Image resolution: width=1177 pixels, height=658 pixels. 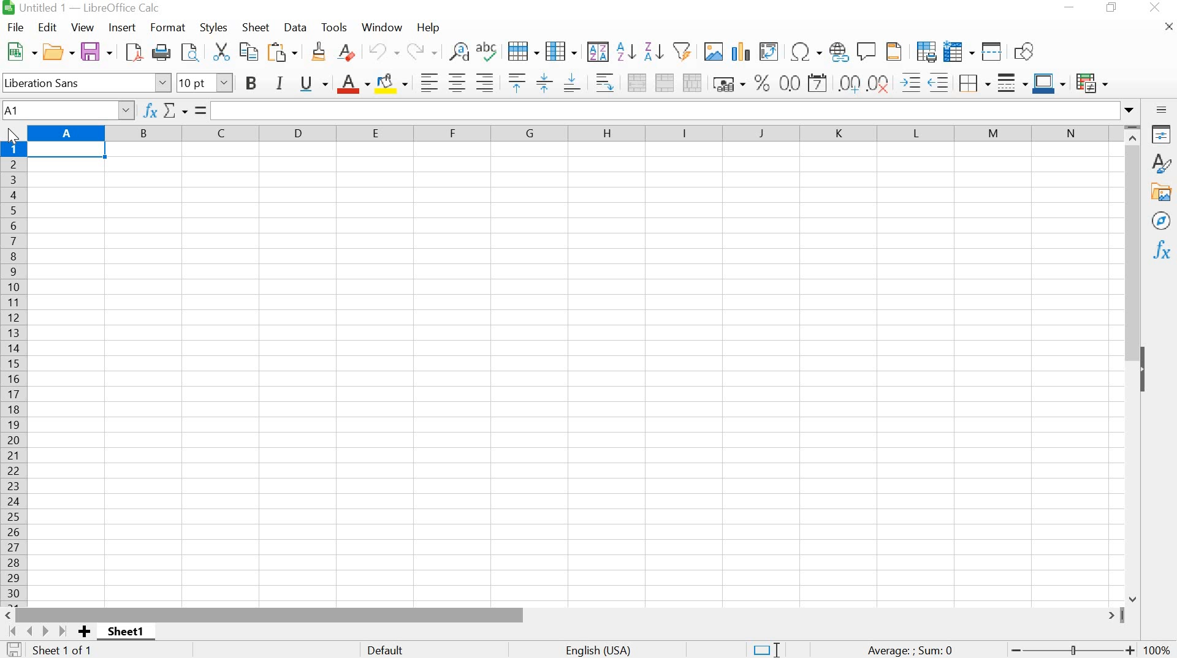 I want to click on Background Color, so click(x=392, y=83).